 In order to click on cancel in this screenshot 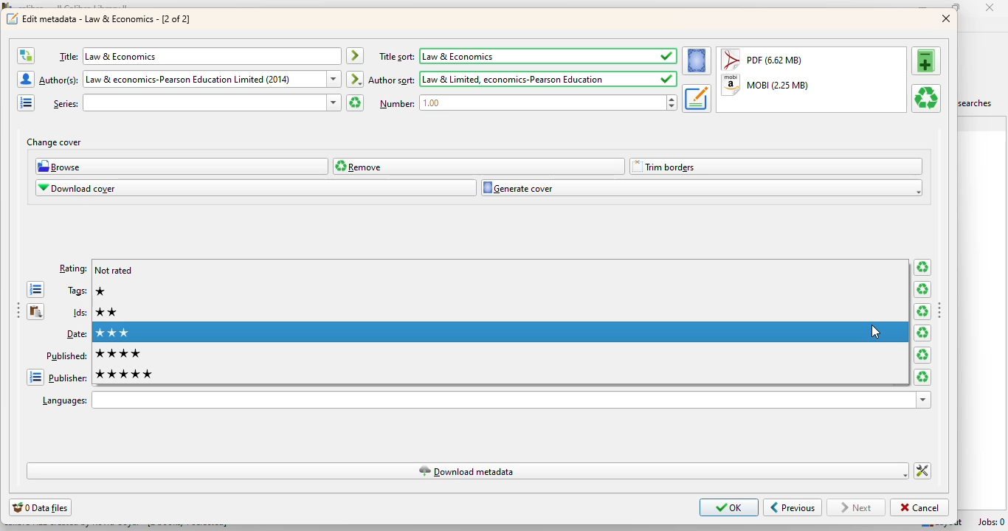, I will do `click(919, 507)`.